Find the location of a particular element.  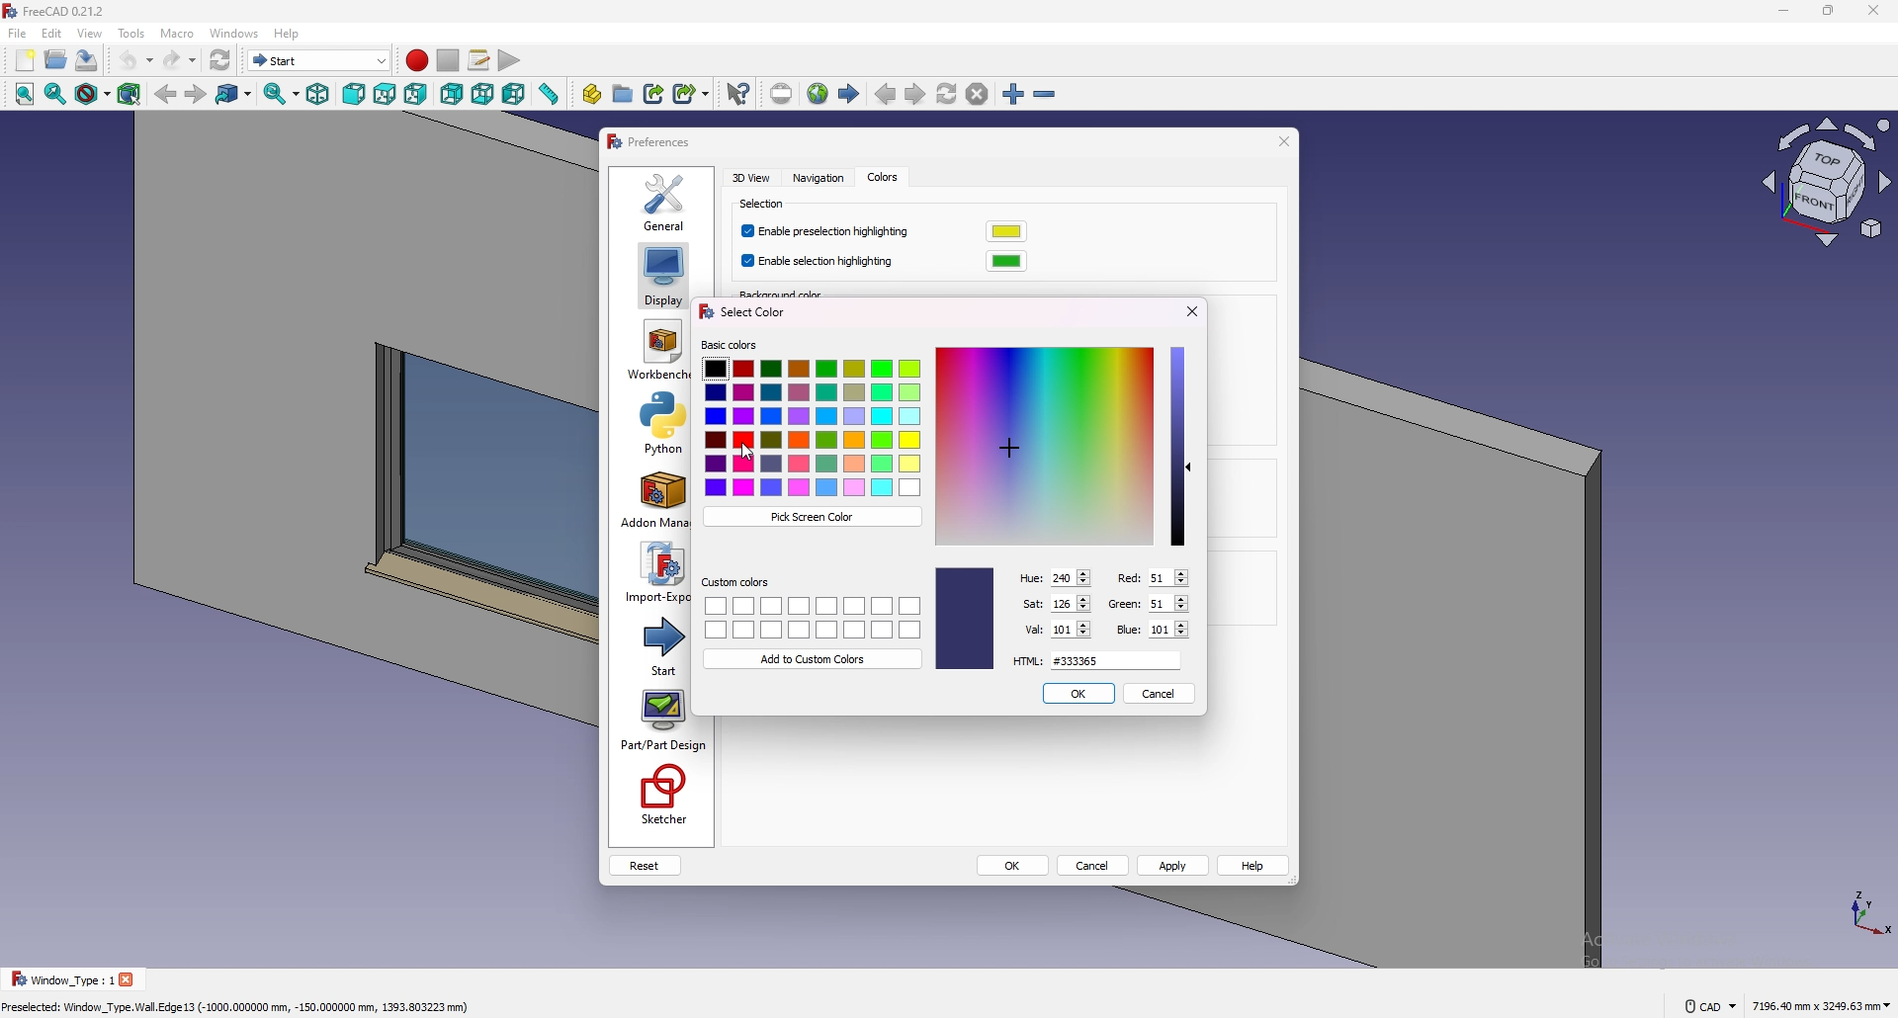

HTML. is located at coordinates (1027, 660).